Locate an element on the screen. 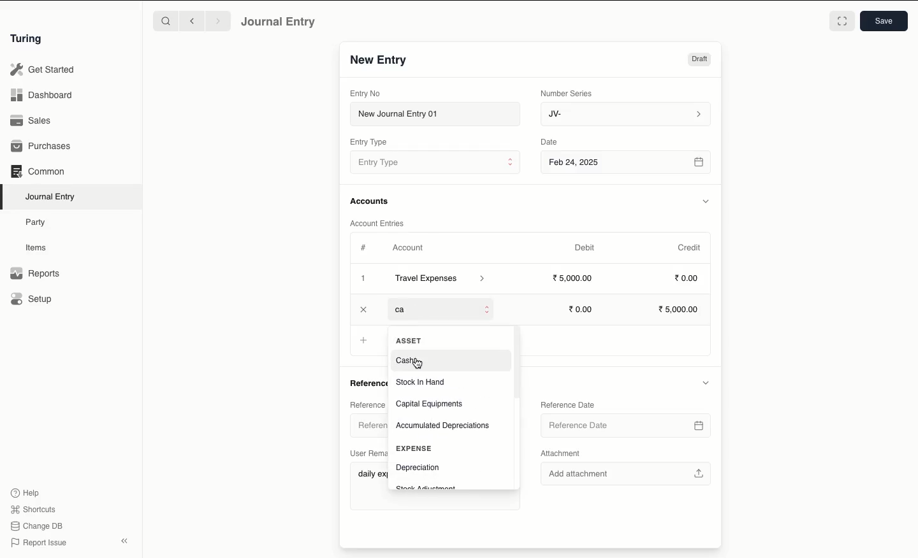 Image resolution: width=918 pixels, height=558 pixels. Add is located at coordinates (365, 341).